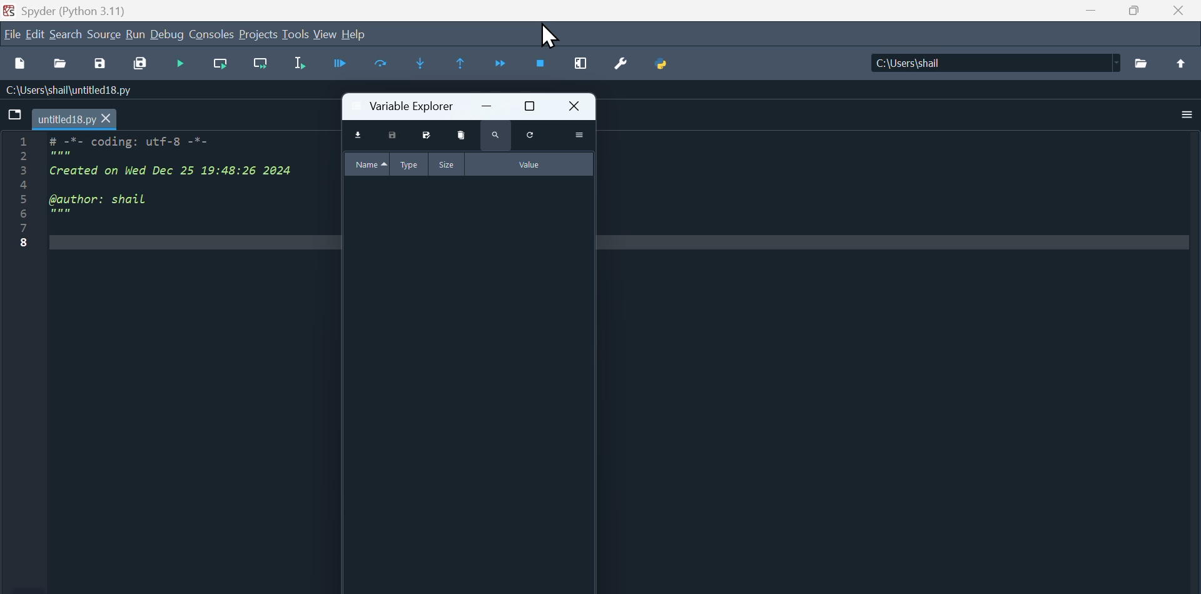 The width and height of the screenshot is (1201, 594). I want to click on Edit, so click(36, 35).